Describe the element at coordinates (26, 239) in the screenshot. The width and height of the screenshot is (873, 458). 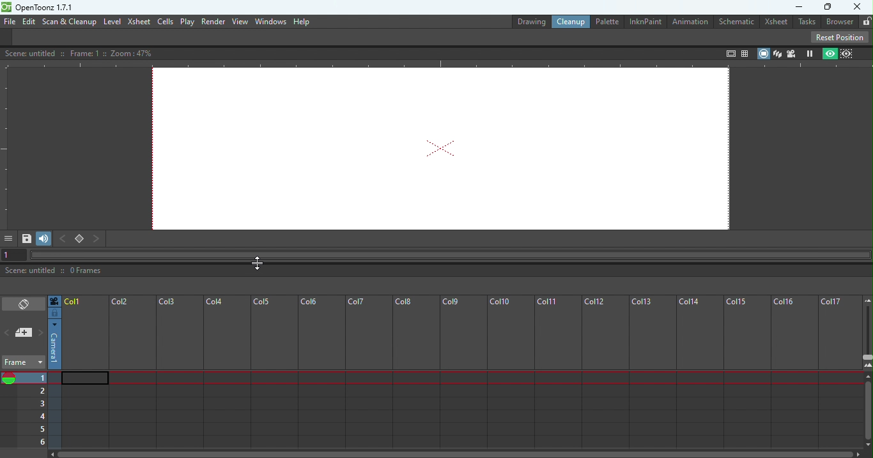
I see `Save Image` at that location.